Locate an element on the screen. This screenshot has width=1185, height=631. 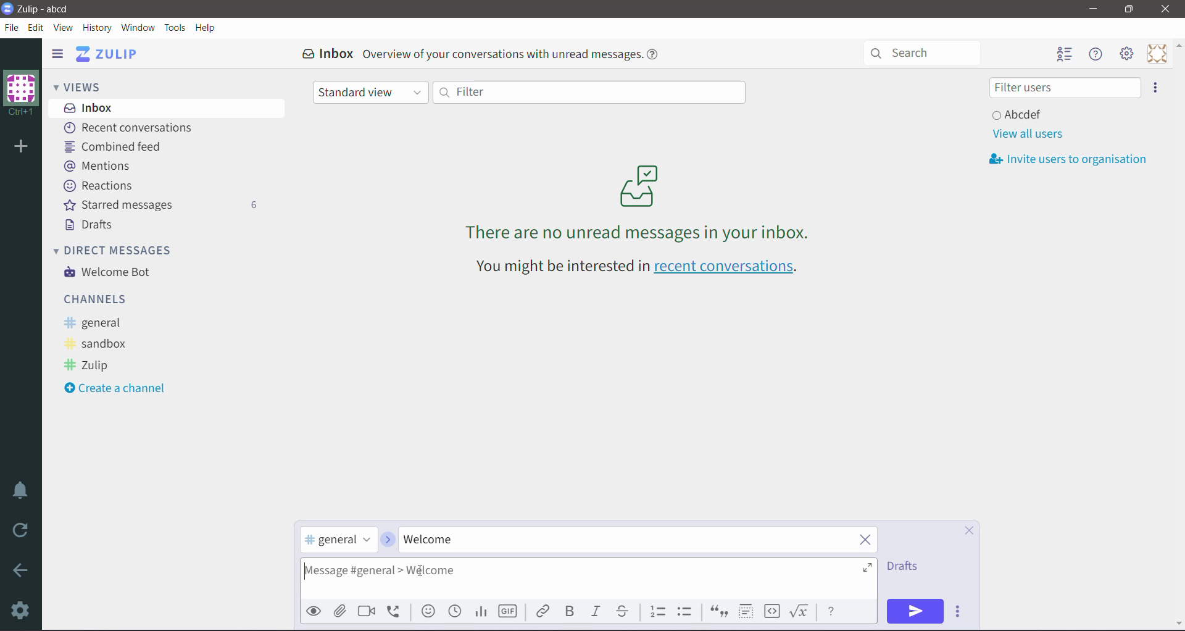
Clear Topic is located at coordinates (862, 540).